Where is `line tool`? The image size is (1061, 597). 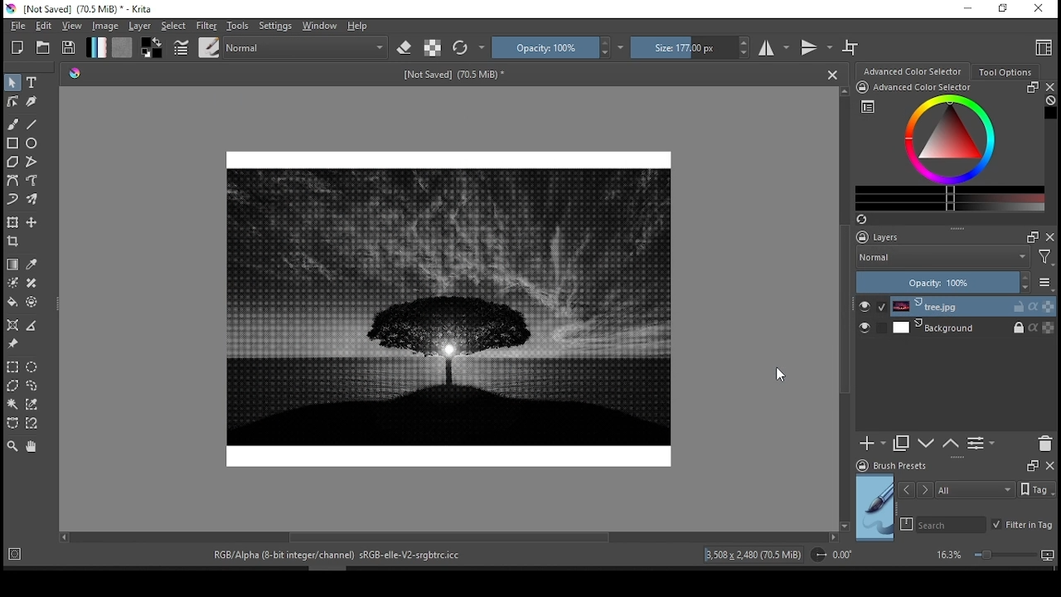
line tool is located at coordinates (32, 124).